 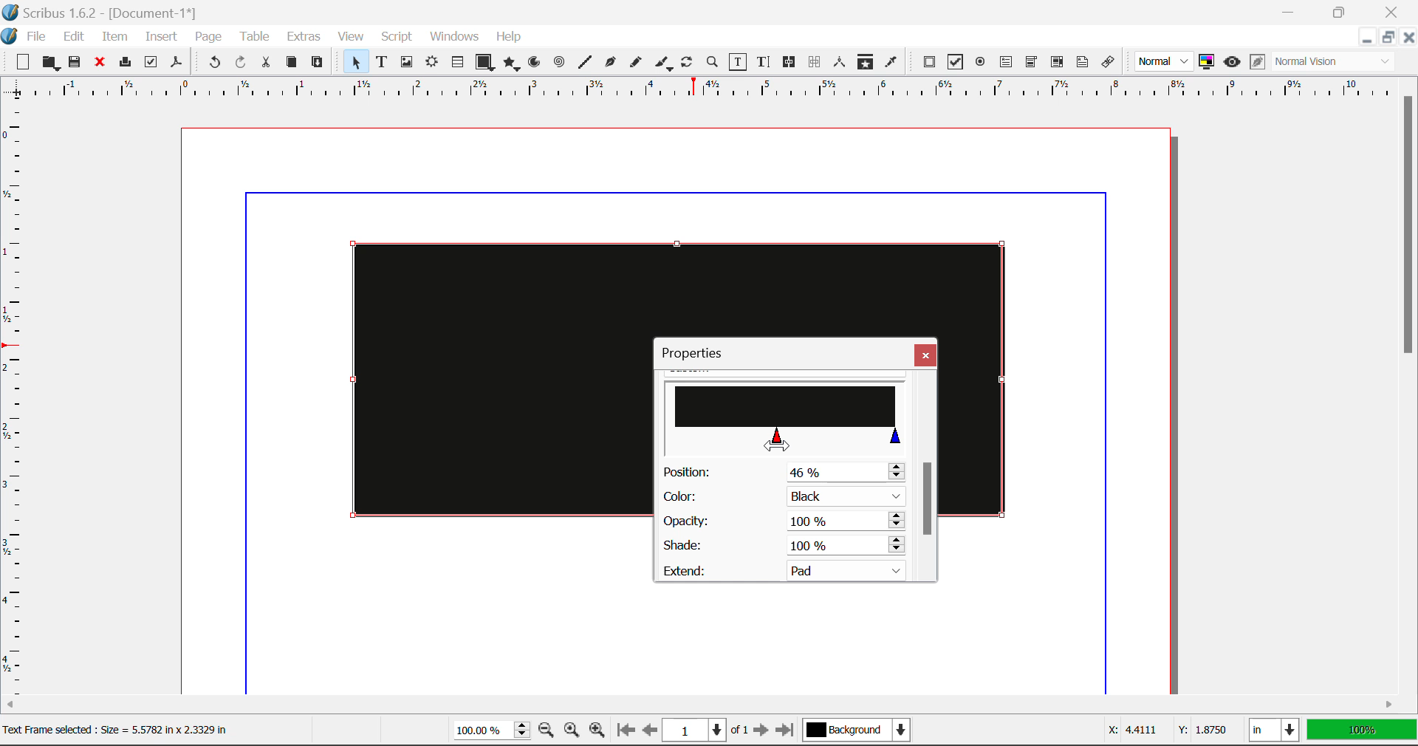 I want to click on Background, so click(x=860, y=732).